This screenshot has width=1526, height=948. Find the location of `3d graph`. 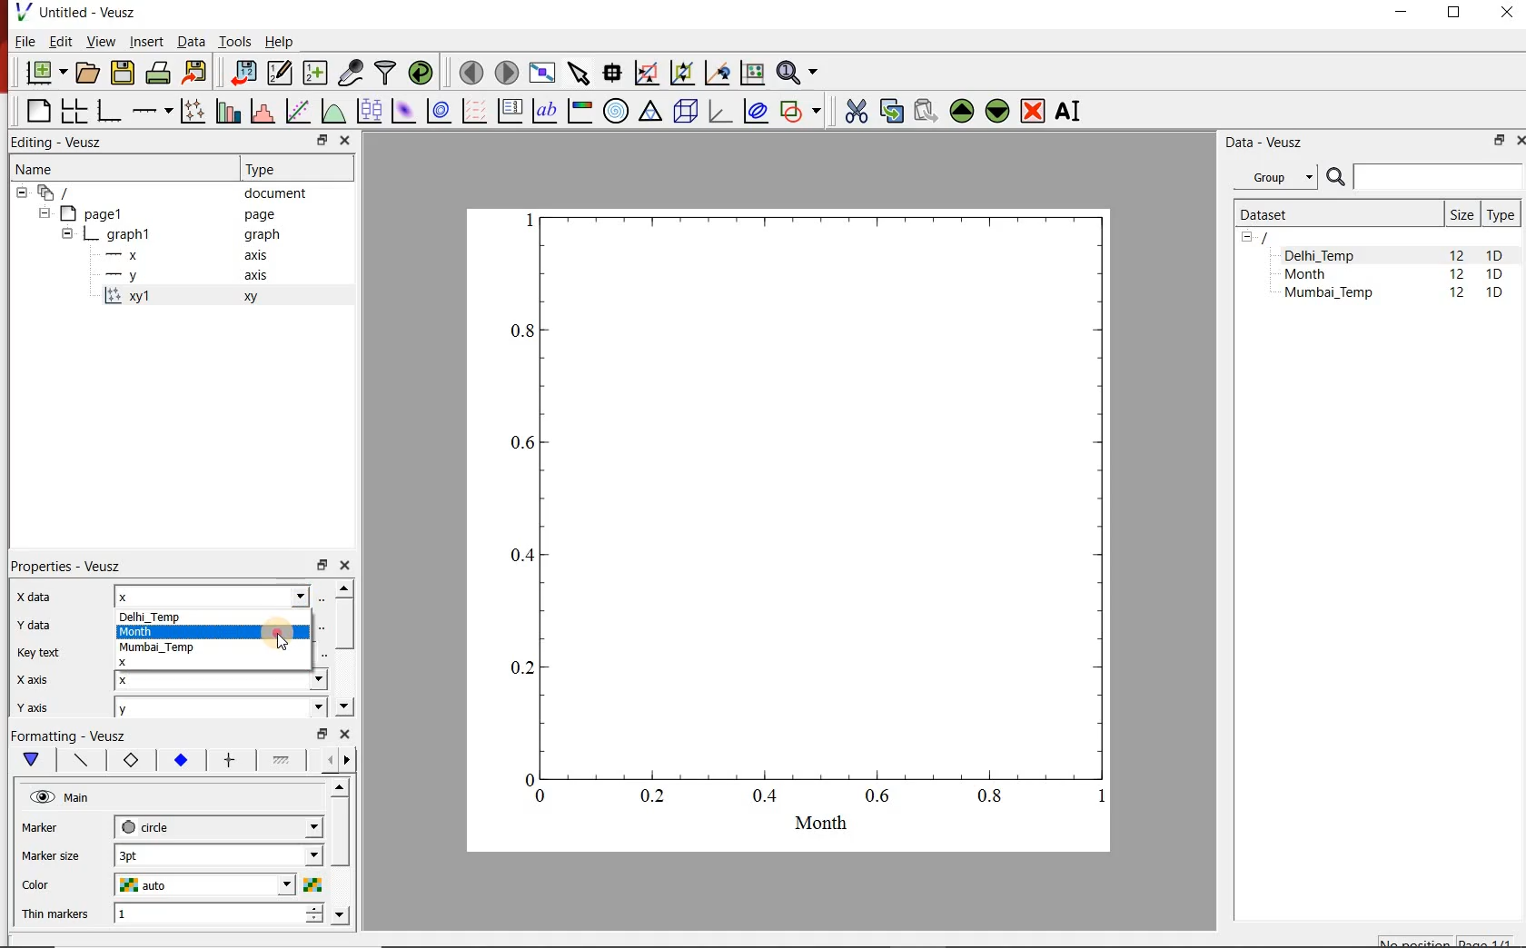

3d graph is located at coordinates (718, 111).